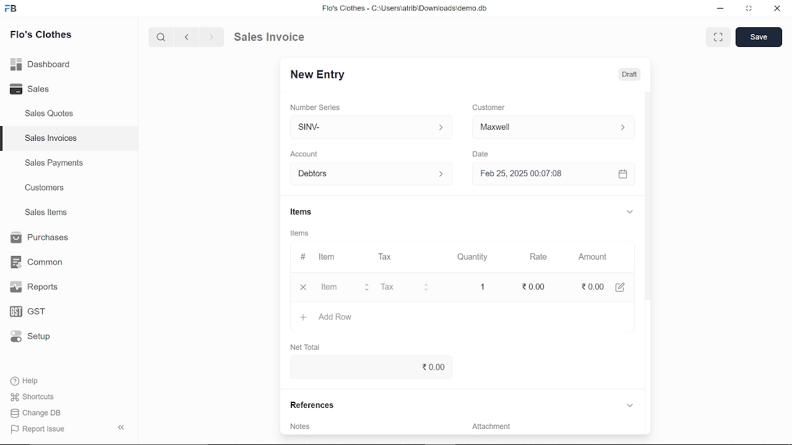 This screenshot has width=792, height=445. I want to click on Draft, so click(632, 73).